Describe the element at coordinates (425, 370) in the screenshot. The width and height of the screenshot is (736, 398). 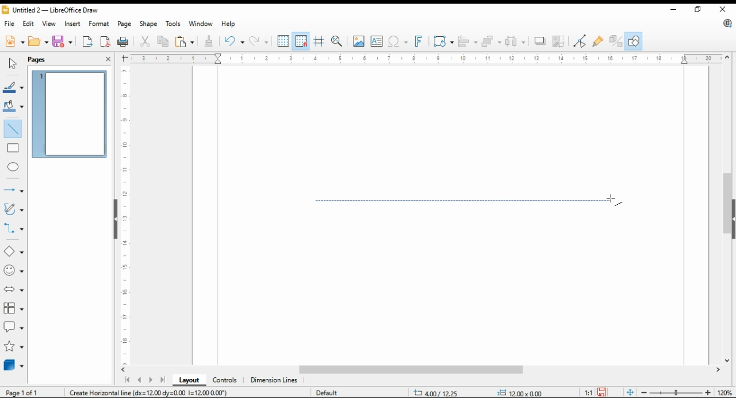
I see `scroll bar` at that location.